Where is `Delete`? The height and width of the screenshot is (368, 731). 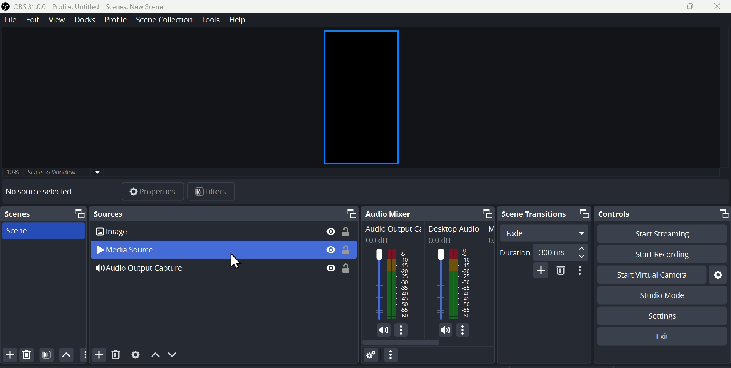
Delete is located at coordinates (560, 270).